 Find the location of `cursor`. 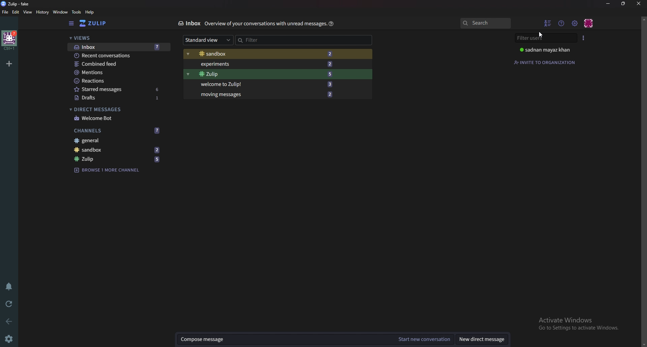

cursor is located at coordinates (541, 35).